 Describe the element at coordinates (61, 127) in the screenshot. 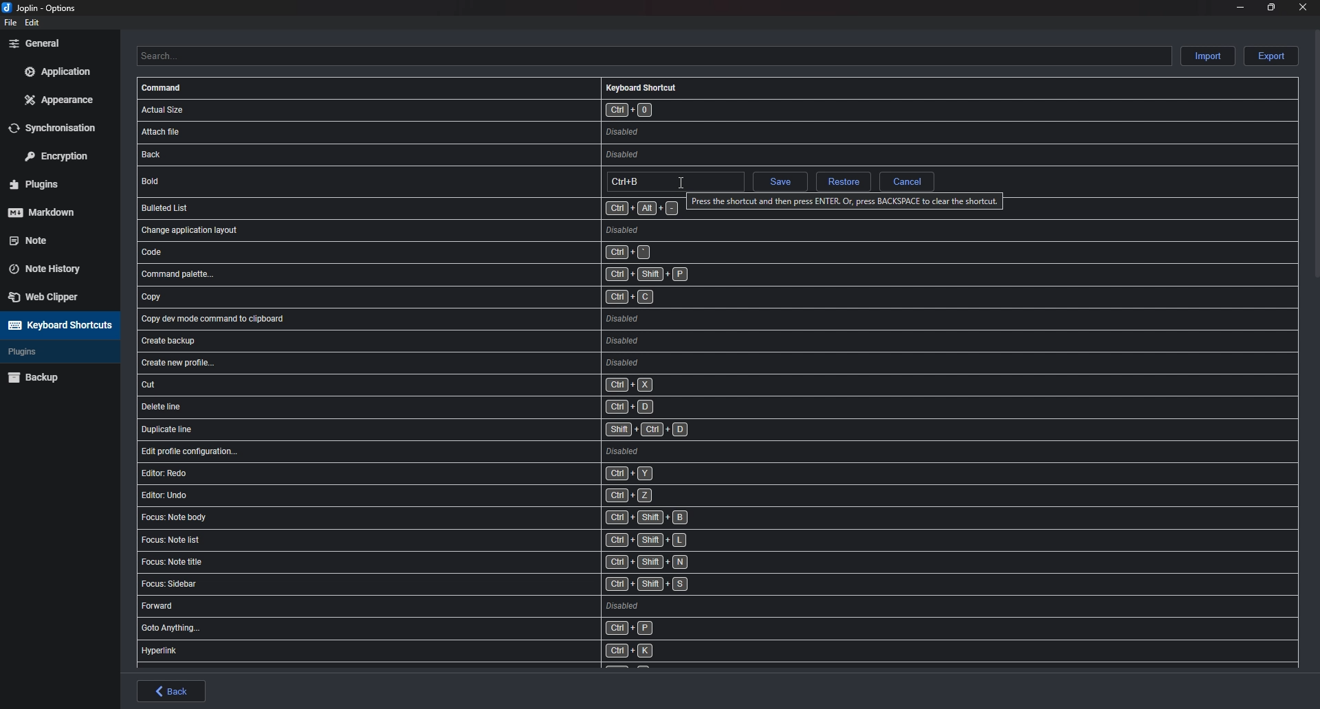

I see `Synchronization` at that location.